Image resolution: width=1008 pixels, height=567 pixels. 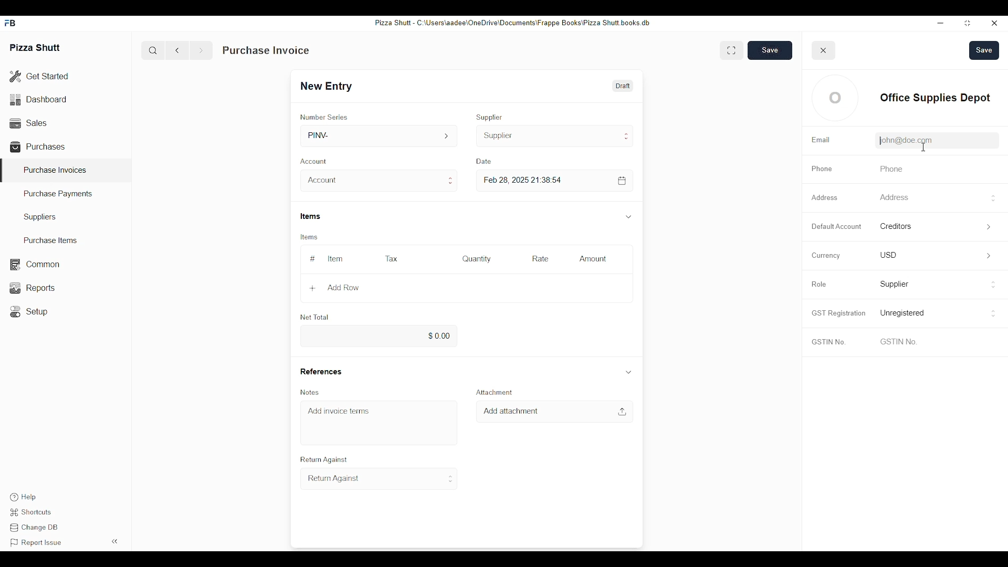 I want to click on Account, so click(x=378, y=181).